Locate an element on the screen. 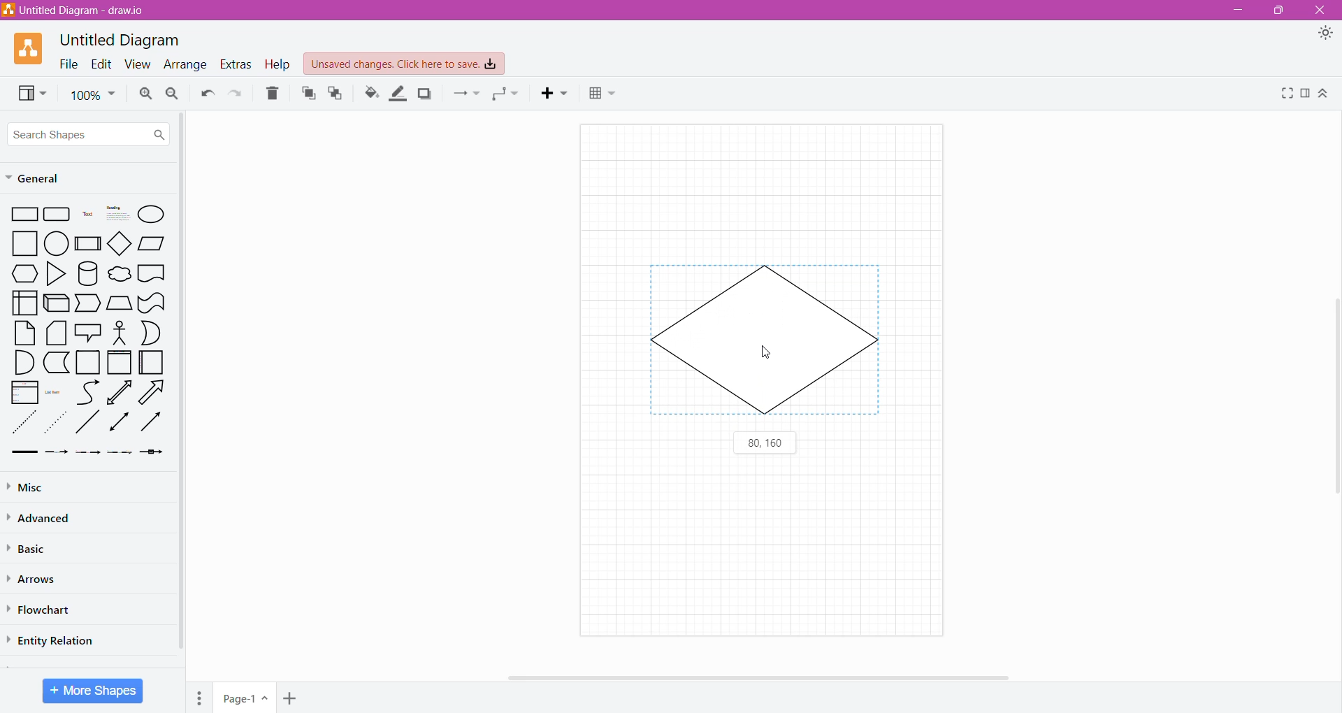 This screenshot has height=713, width=1342. Waypoints is located at coordinates (507, 95).